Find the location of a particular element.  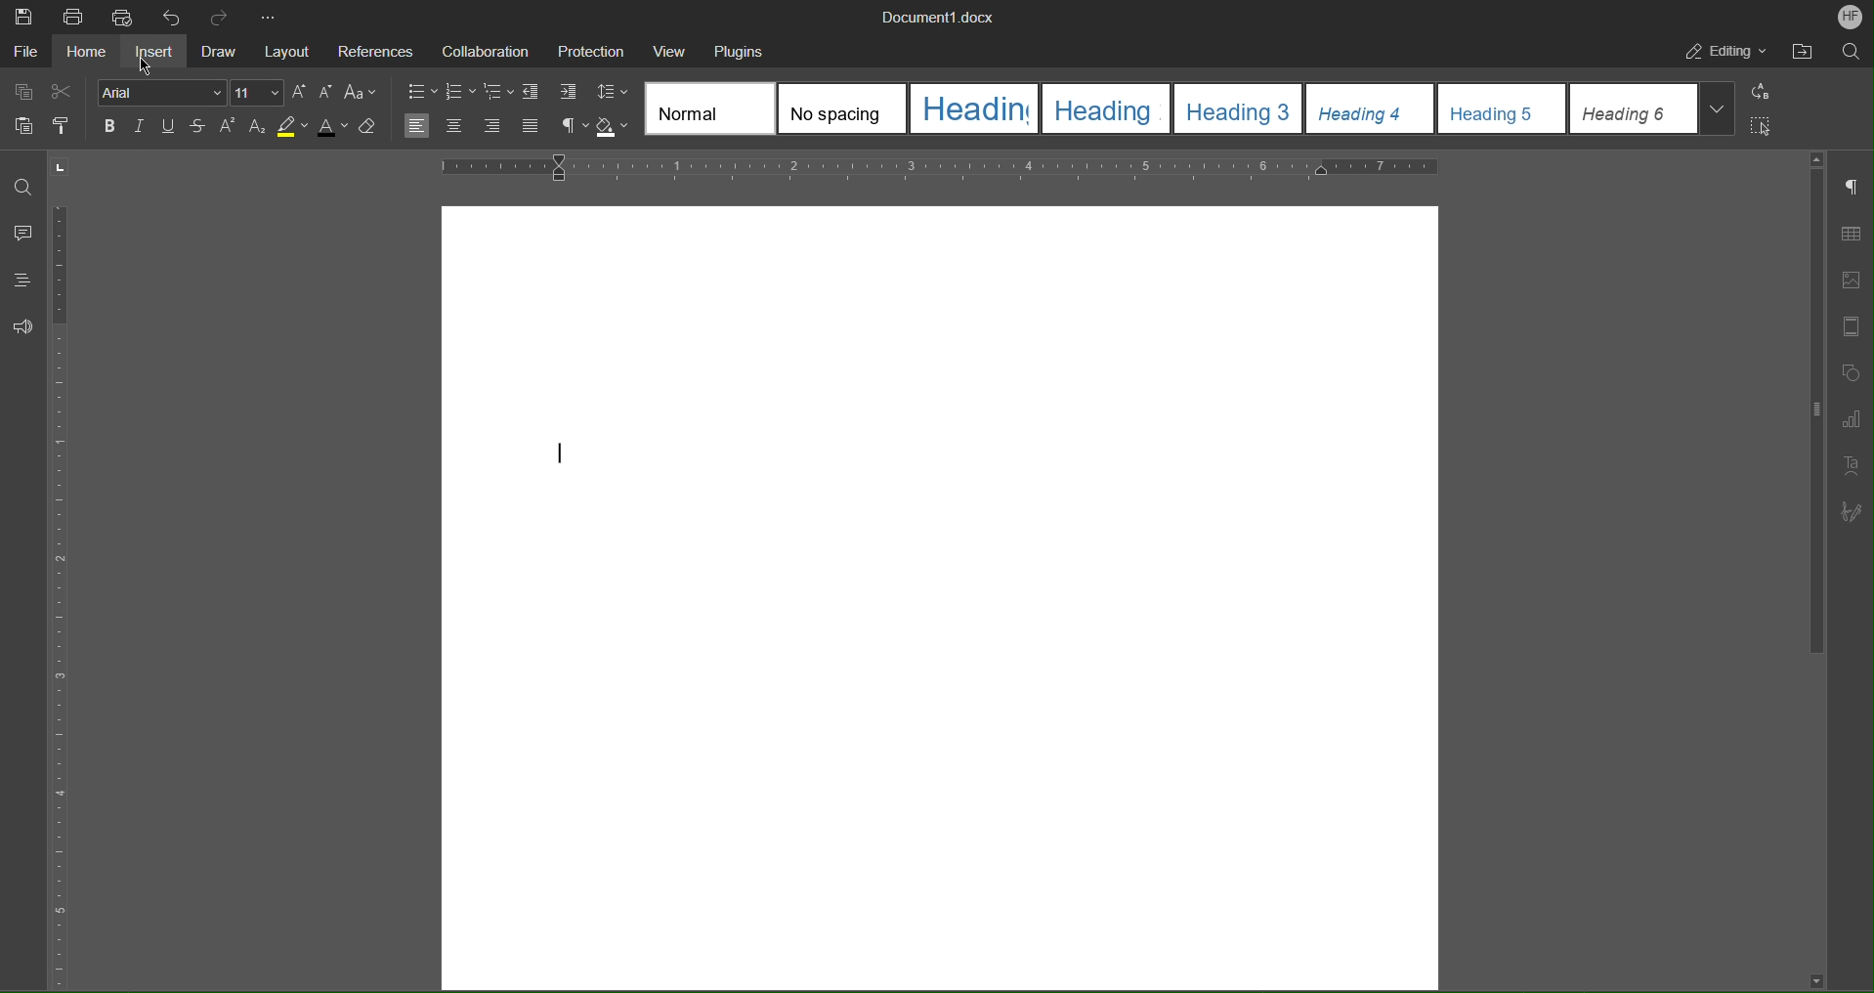

Justify is located at coordinates (530, 127).